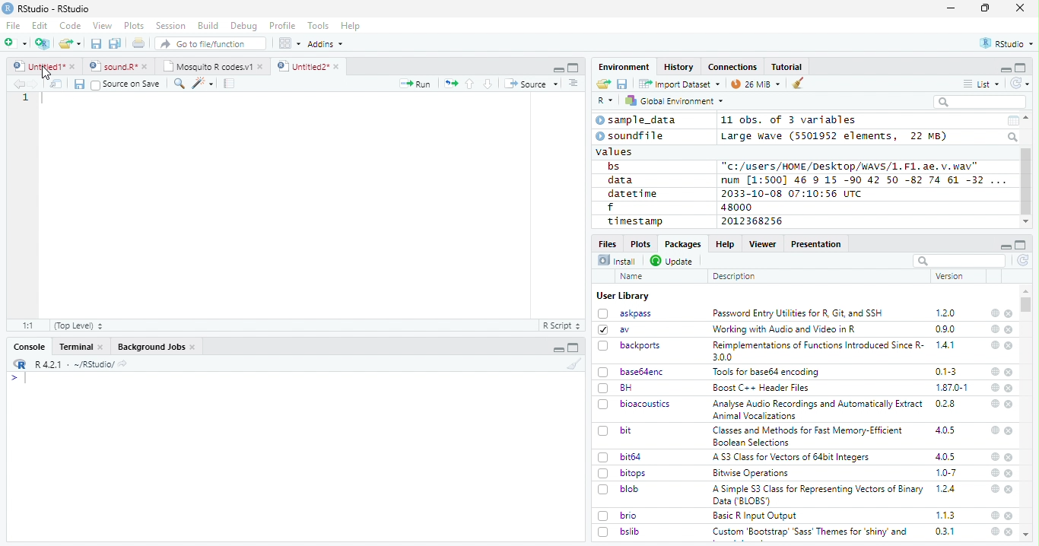  I want to click on 11 obs. of 3 variables, so click(790, 121).